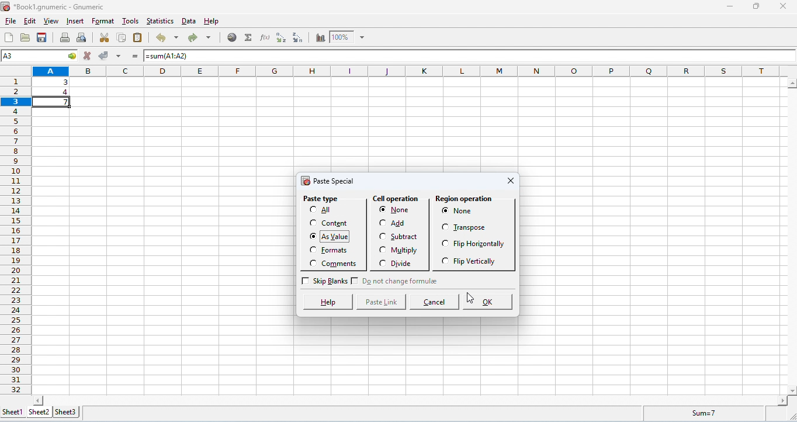  I want to click on Checkbox, so click(311, 210).